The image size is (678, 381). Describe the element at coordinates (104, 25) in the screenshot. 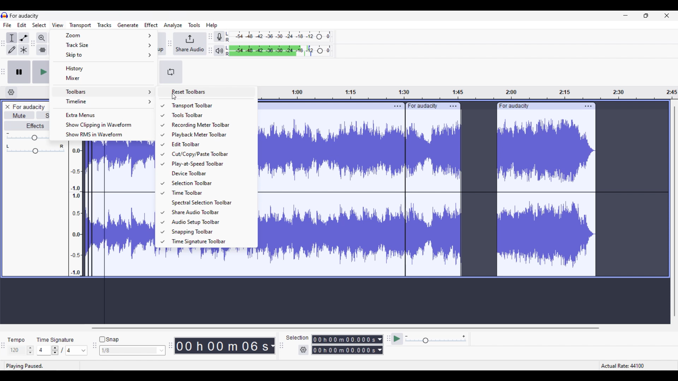

I see `Tracks menu` at that location.